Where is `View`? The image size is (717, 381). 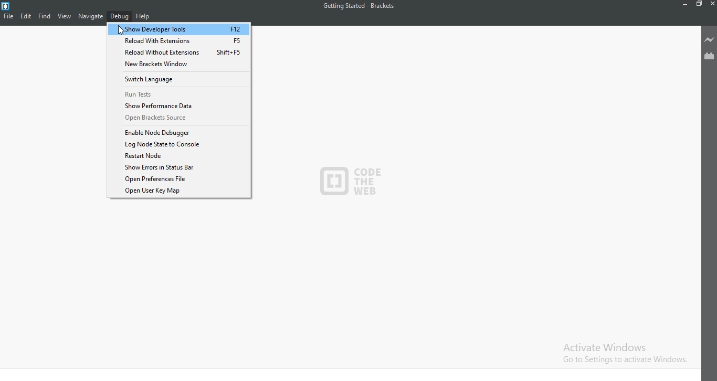 View is located at coordinates (65, 16).